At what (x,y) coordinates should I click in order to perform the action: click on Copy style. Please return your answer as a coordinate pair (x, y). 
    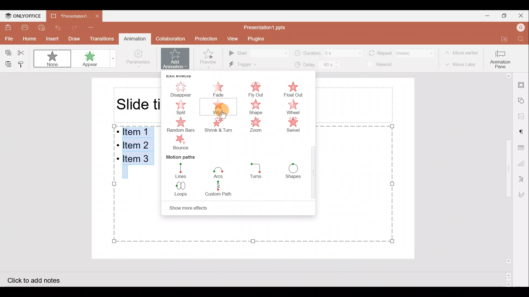
    Looking at the image, I should click on (23, 64).